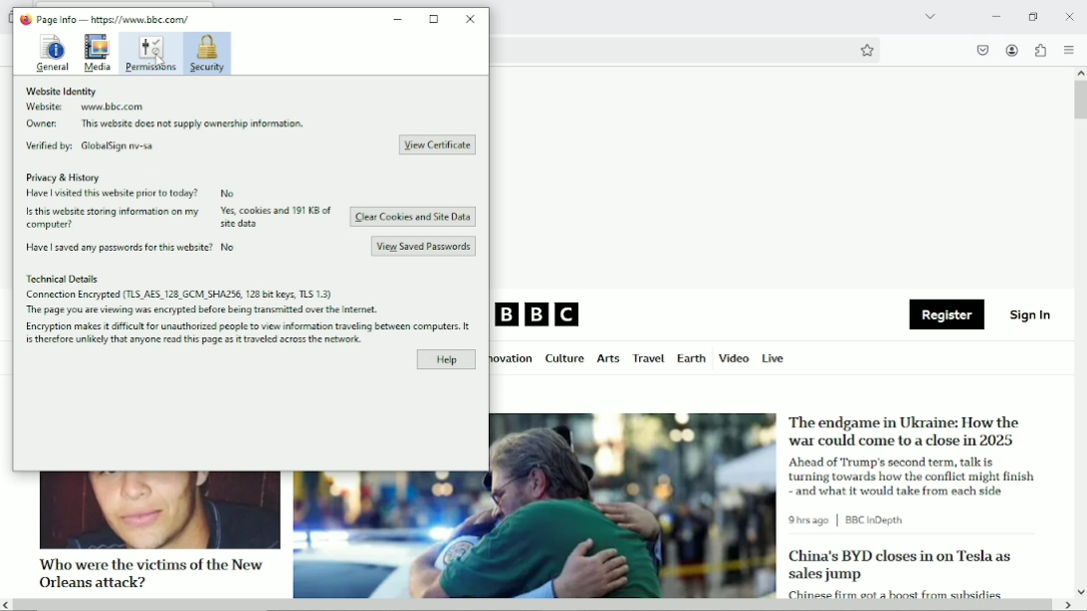 Image resolution: width=1087 pixels, height=611 pixels. What do you see at coordinates (151, 54) in the screenshot?
I see `Permissions` at bounding box center [151, 54].